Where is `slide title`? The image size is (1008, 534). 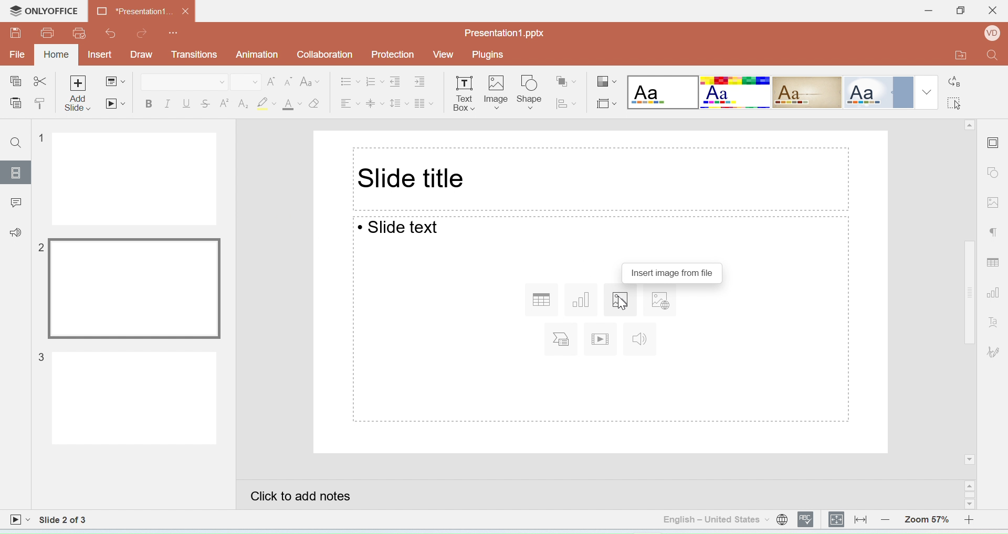 slide title is located at coordinates (414, 179).